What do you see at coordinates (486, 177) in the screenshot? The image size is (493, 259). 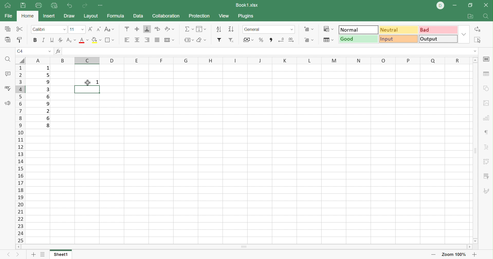 I see `Slicer Settings` at bounding box center [486, 177].